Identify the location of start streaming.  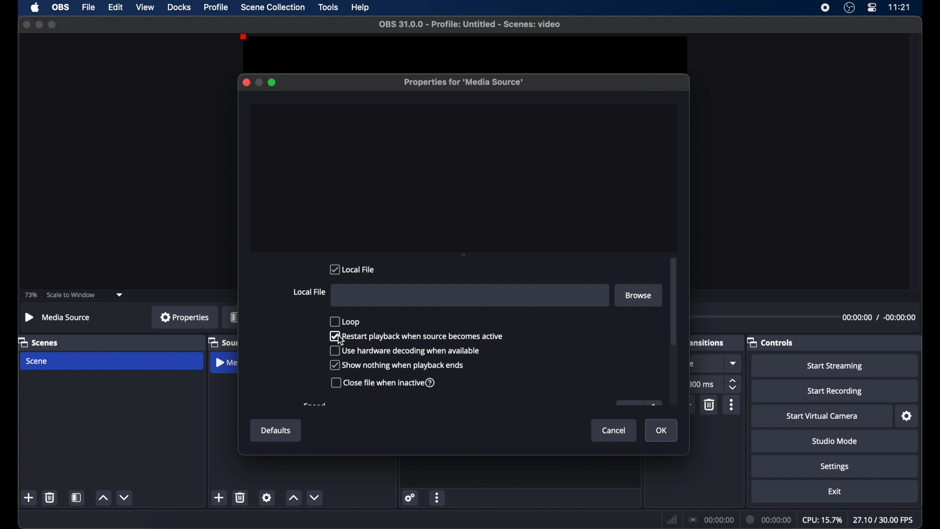
(835, 365).